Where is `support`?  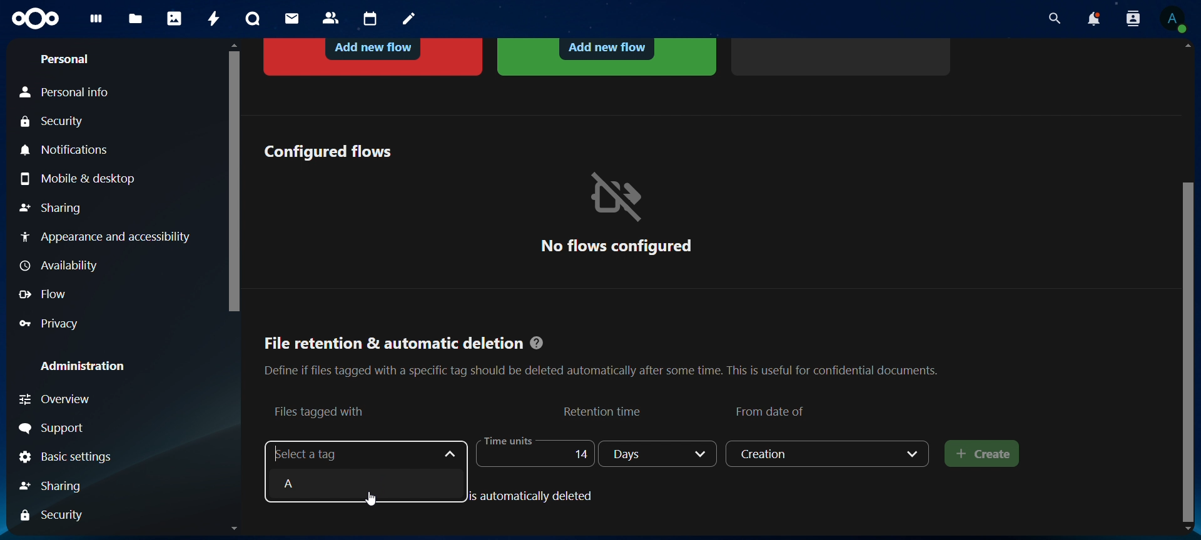
support is located at coordinates (55, 429).